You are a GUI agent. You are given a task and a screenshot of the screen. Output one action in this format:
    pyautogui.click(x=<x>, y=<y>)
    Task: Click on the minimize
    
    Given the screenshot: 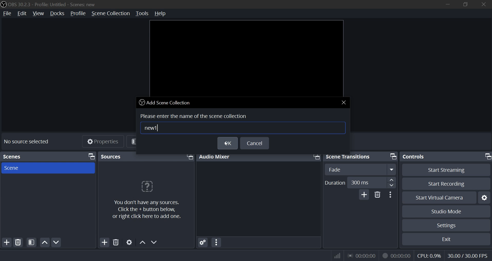 What is the action you would take?
    pyautogui.click(x=448, y=4)
    